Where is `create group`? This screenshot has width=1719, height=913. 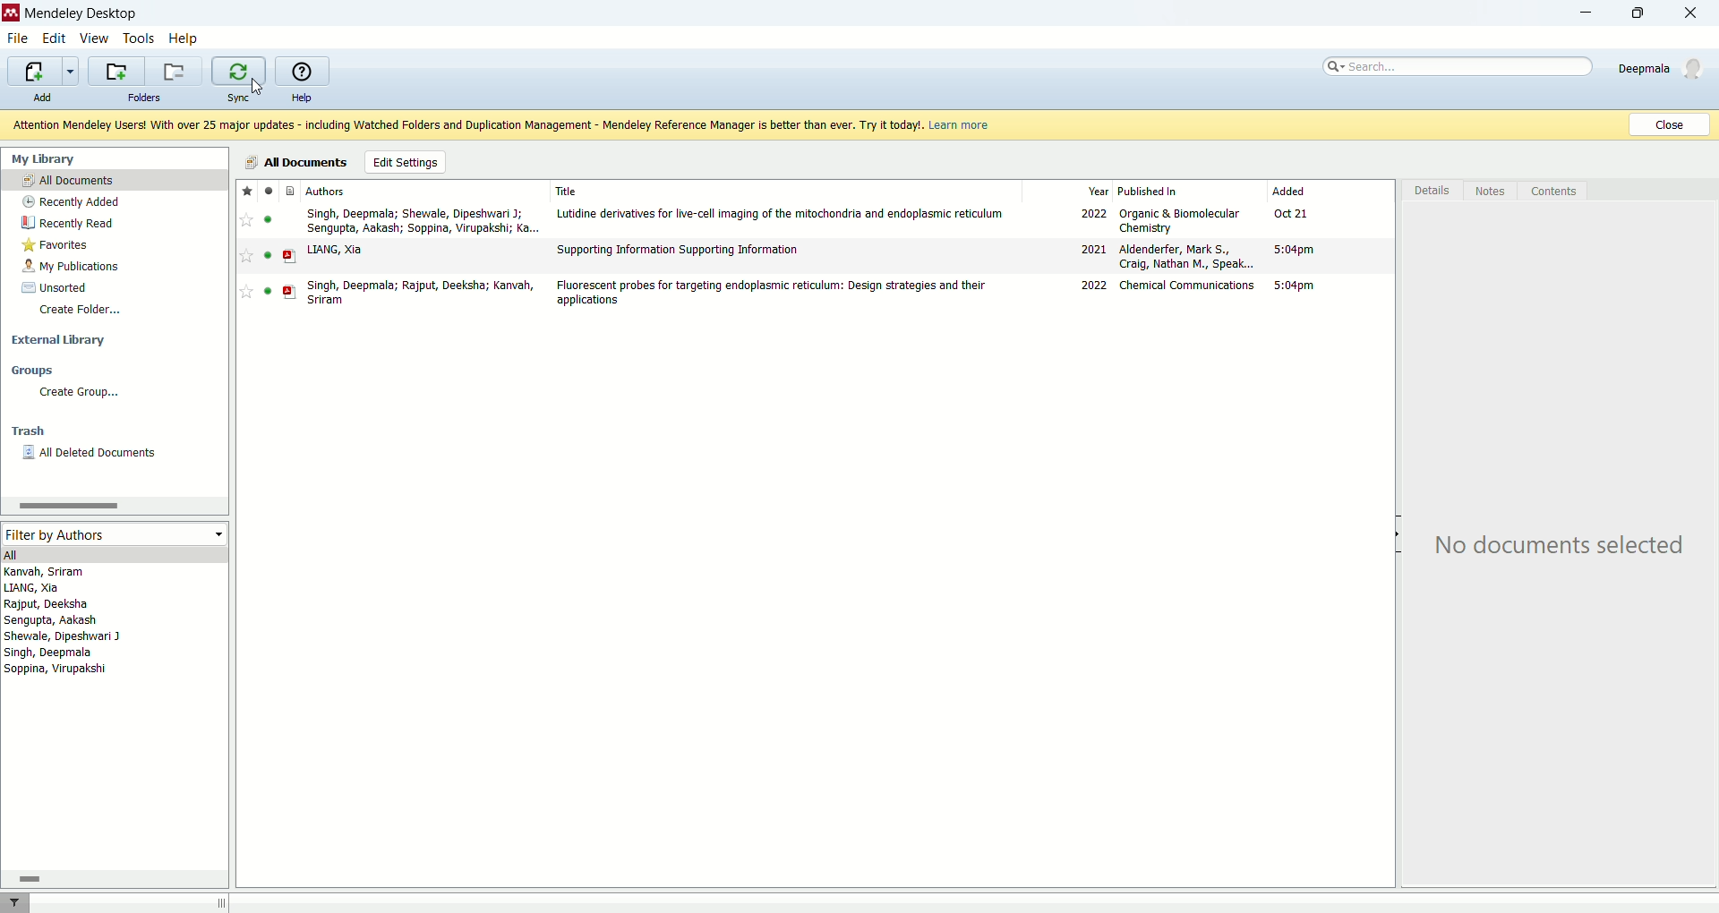 create group is located at coordinates (78, 393).